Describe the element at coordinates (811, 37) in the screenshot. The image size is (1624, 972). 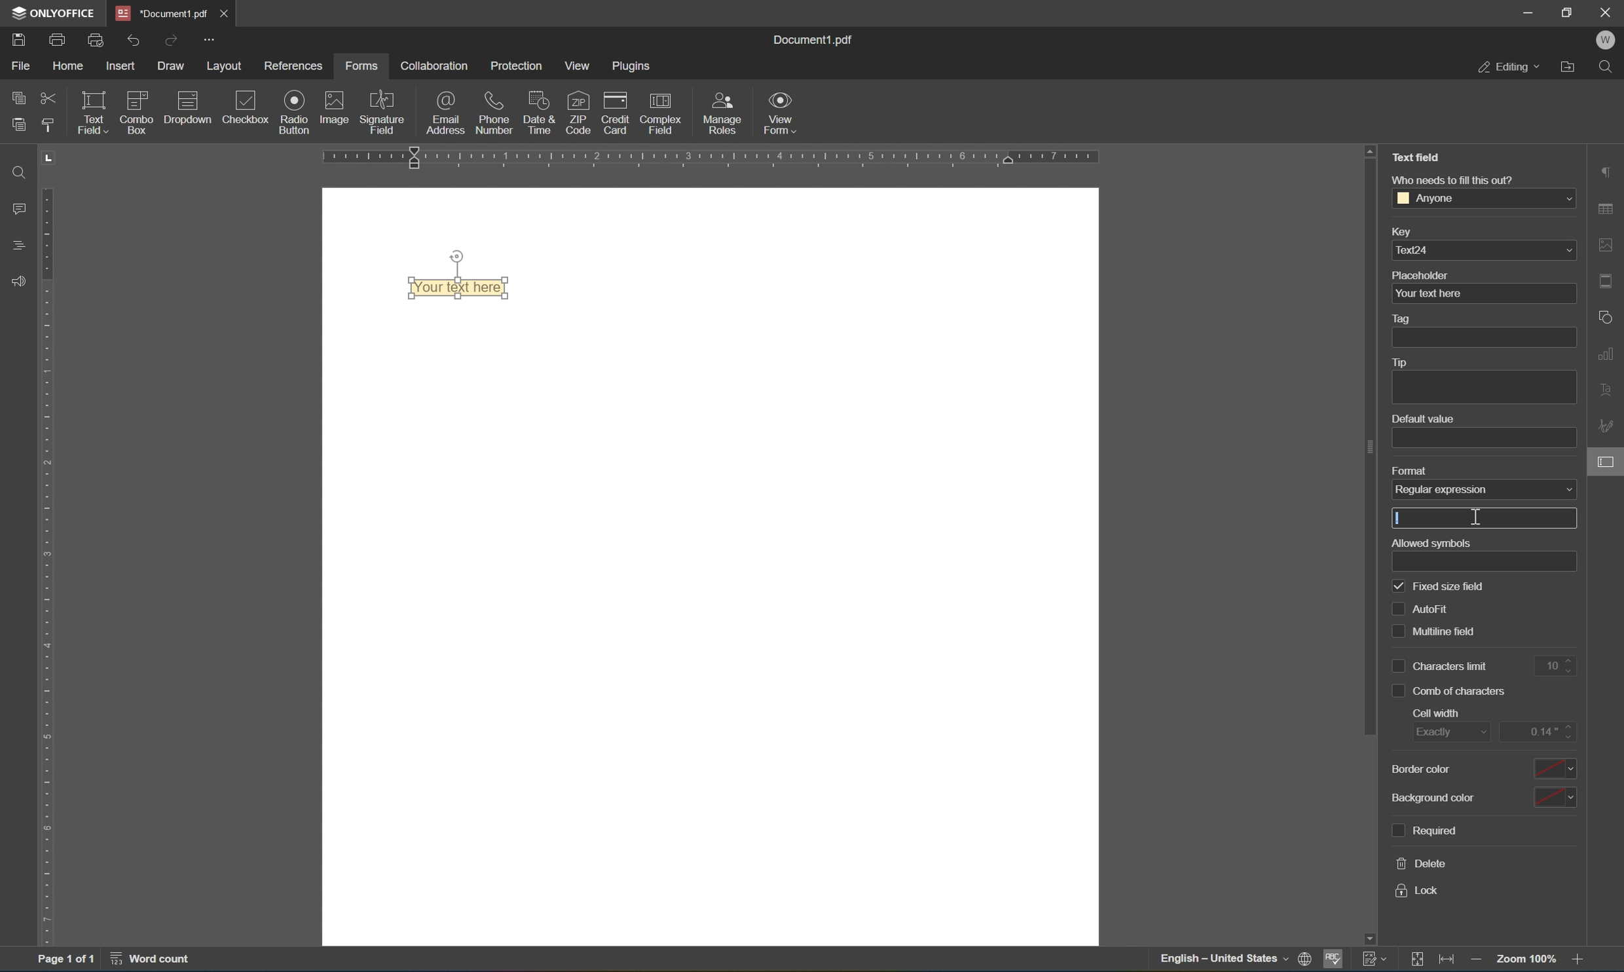
I see `document1.pdf` at that location.